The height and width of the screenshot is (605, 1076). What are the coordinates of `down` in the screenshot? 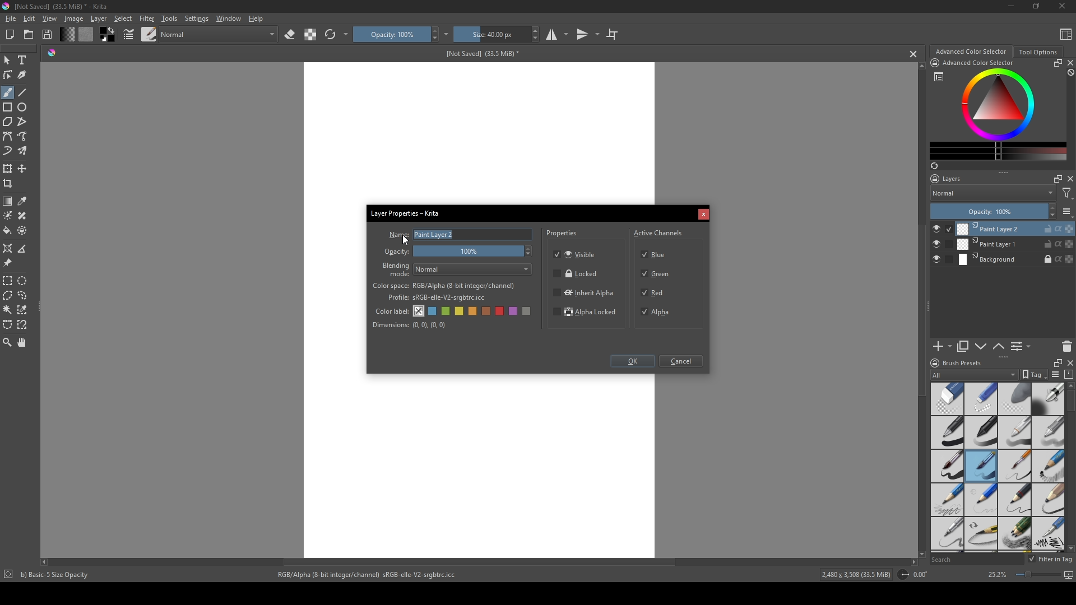 It's located at (981, 346).